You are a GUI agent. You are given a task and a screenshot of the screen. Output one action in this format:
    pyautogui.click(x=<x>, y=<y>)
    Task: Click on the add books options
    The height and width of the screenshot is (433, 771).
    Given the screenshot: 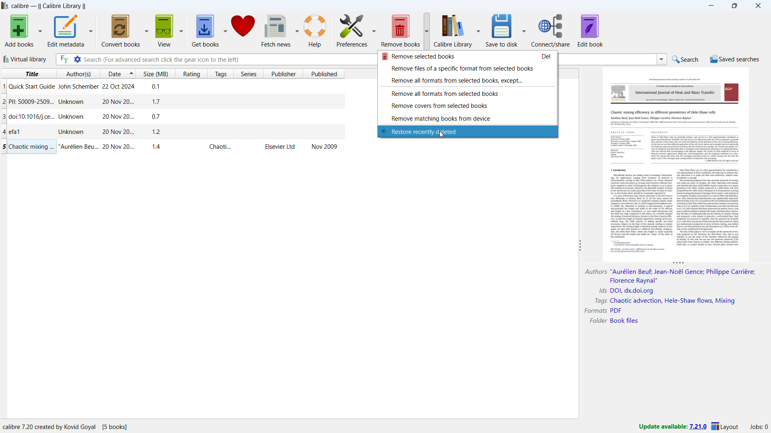 What is the action you would take?
    pyautogui.click(x=40, y=30)
    